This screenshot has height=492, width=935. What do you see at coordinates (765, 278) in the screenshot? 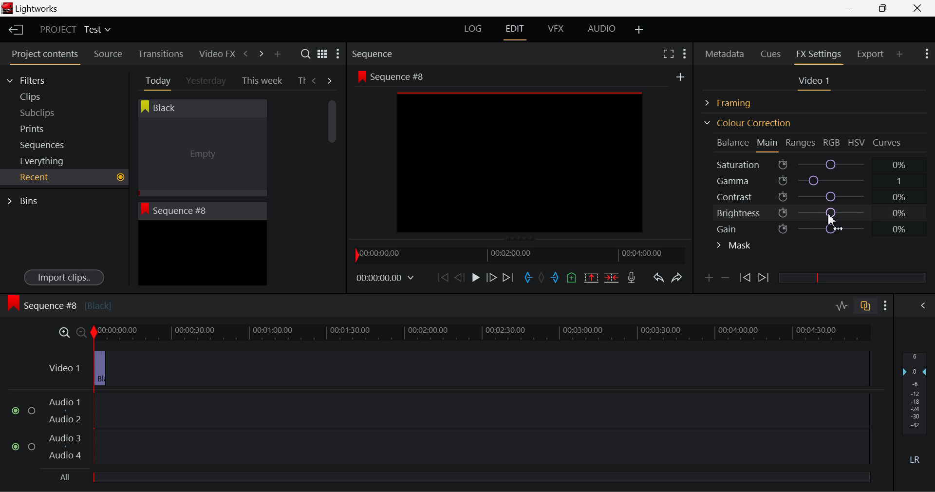
I see `Next keyframe` at bounding box center [765, 278].